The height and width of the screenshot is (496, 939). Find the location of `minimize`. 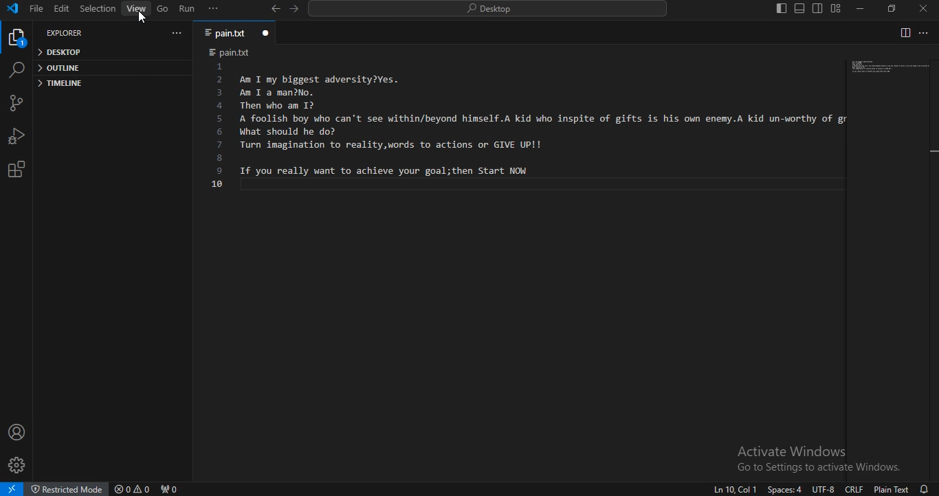

minimize is located at coordinates (859, 9).